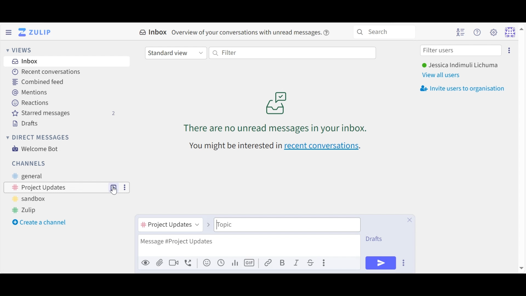  I want to click on Direct Messages, so click(39, 138).